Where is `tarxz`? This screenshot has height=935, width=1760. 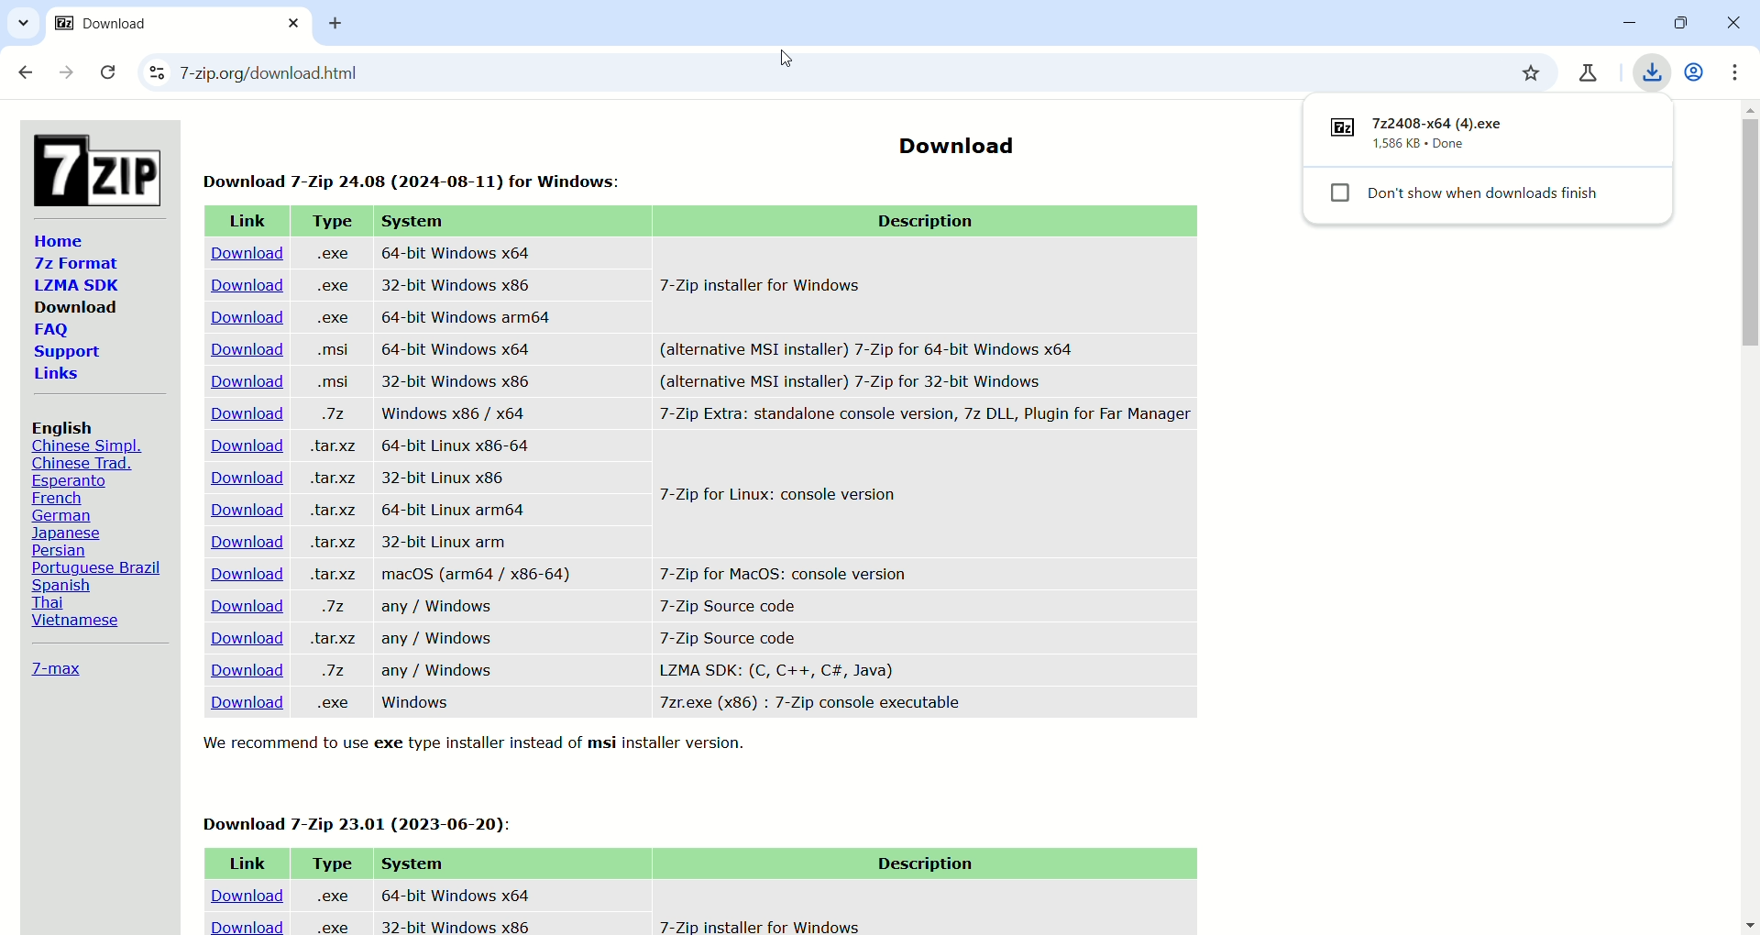
tarxz is located at coordinates (332, 479).